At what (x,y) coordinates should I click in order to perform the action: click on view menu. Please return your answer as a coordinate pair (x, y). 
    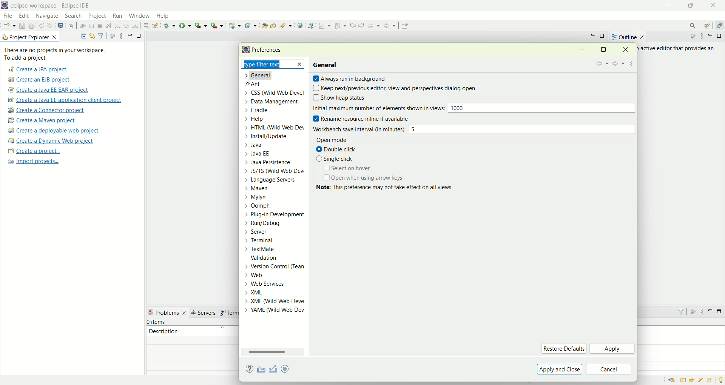
    Looking at the image, I should click on (632, 62).